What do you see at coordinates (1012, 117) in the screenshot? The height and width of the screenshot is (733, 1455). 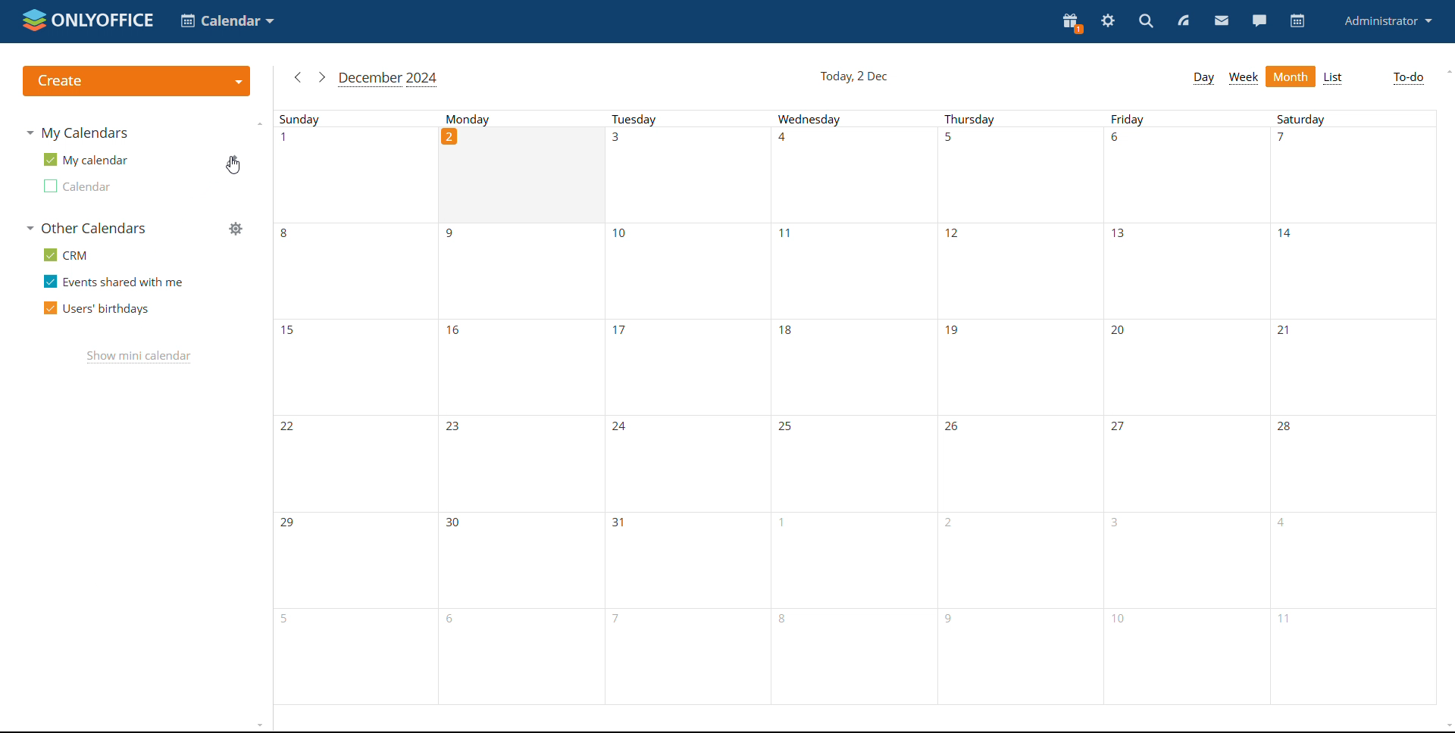 I see `thursday` at bounding box center [1012, 117].